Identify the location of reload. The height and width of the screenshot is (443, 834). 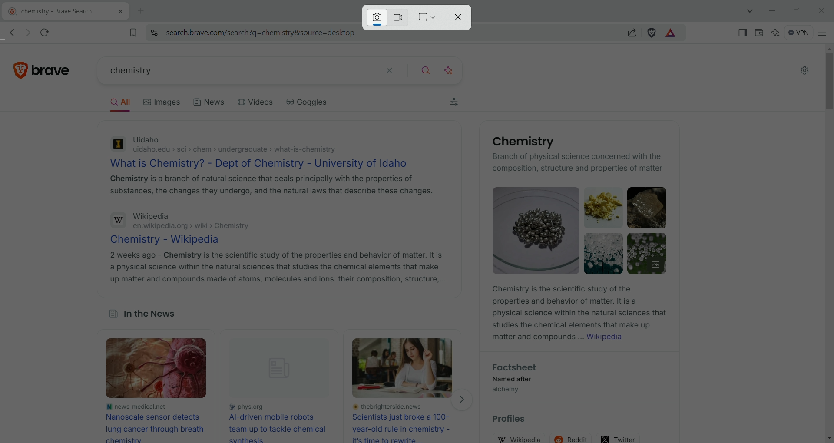
(48, 31).